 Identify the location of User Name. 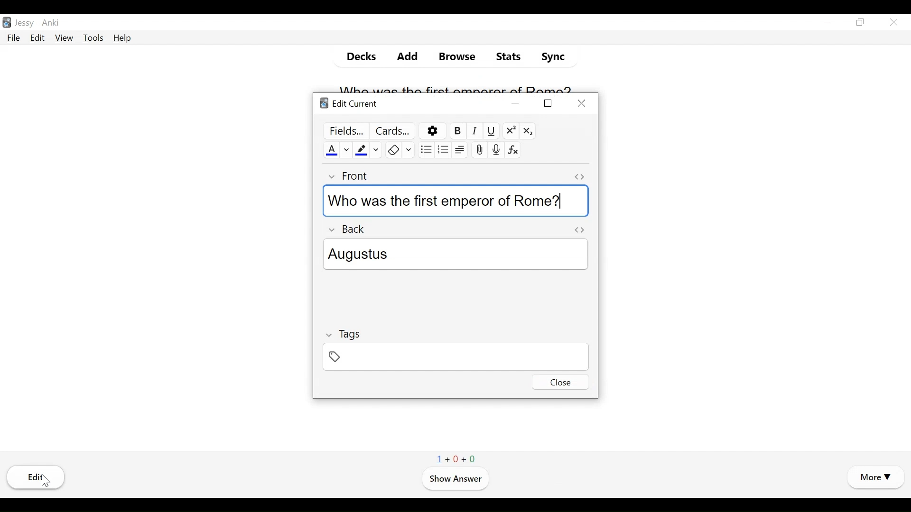
(24, 24).